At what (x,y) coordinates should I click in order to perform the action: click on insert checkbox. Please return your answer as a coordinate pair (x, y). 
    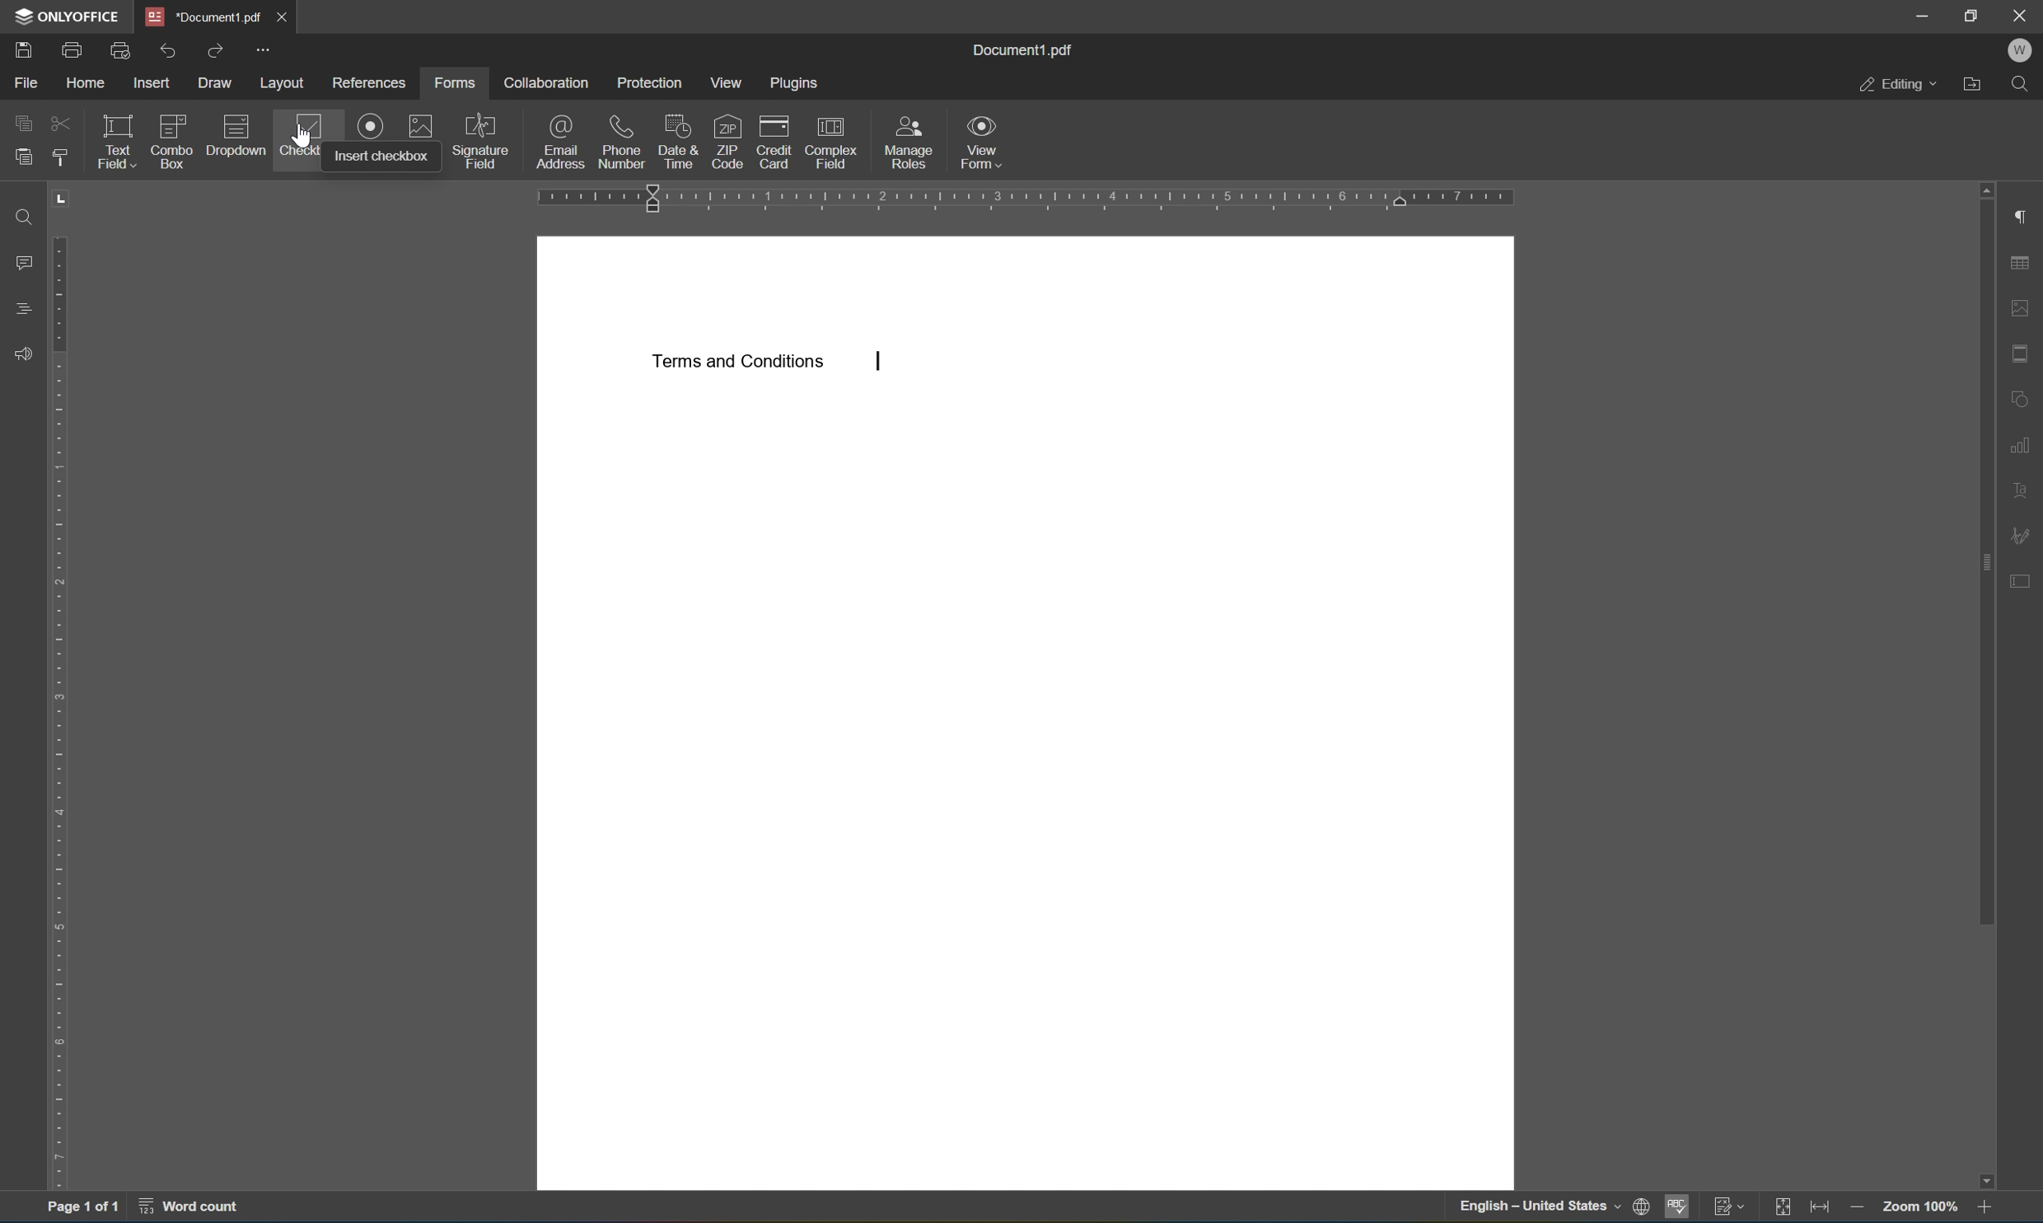
    Looking at the image, I should click on (384, 157).